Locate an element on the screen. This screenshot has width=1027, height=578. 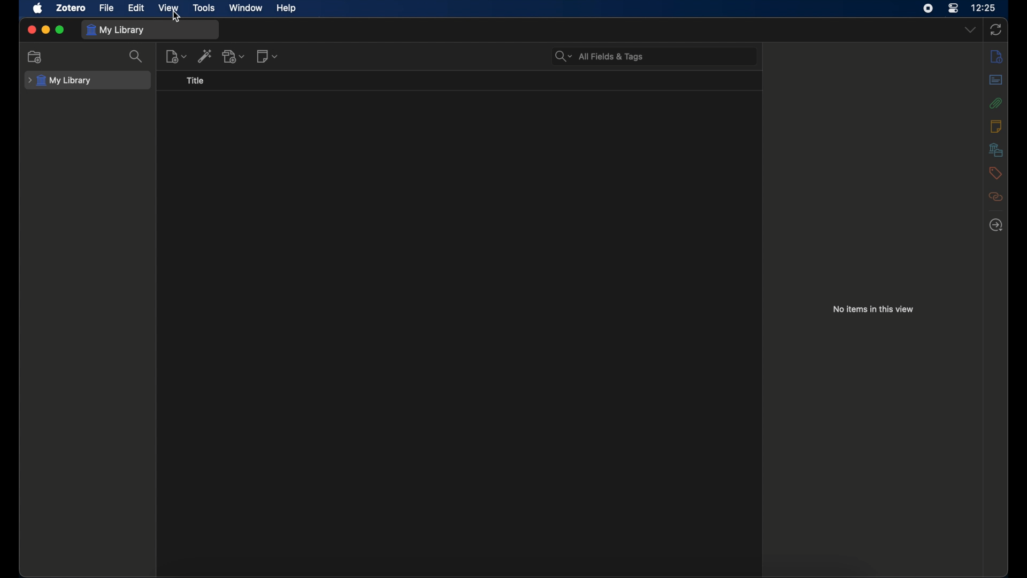
new item is located at coordinates (177, 56).